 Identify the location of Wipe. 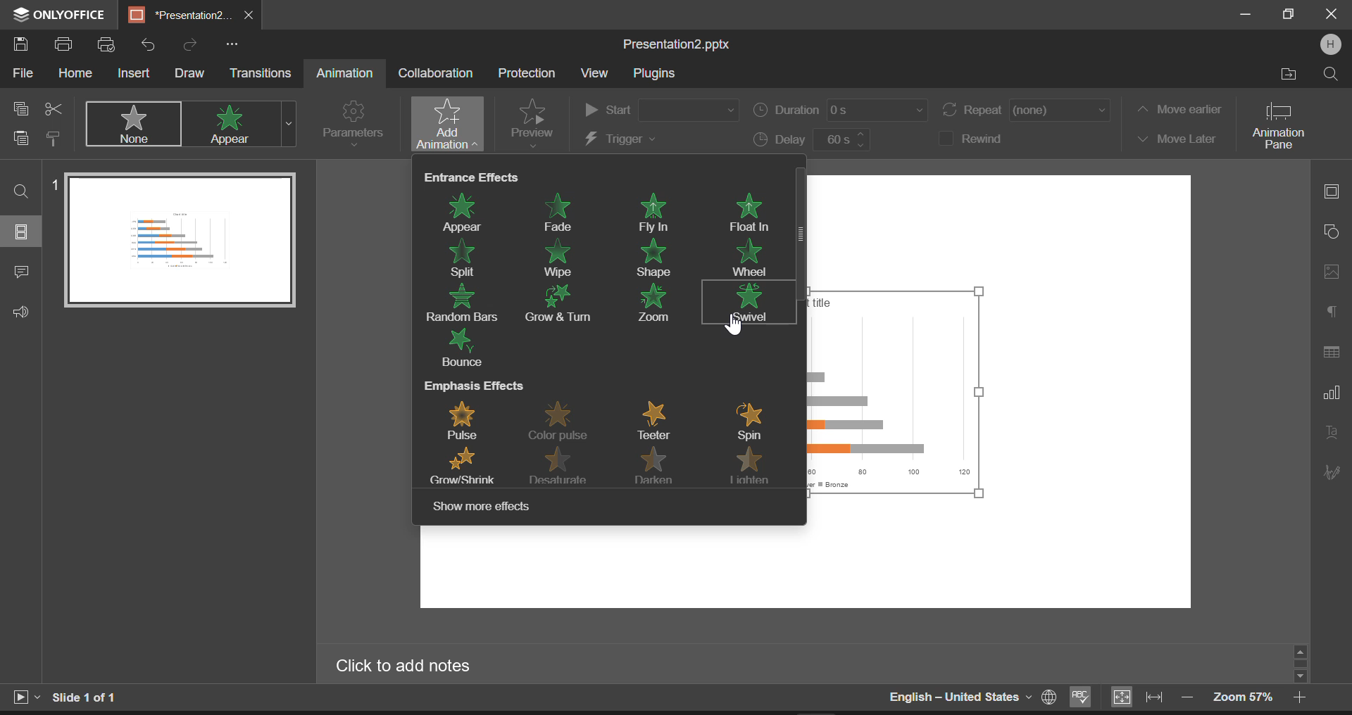
(558, 256).